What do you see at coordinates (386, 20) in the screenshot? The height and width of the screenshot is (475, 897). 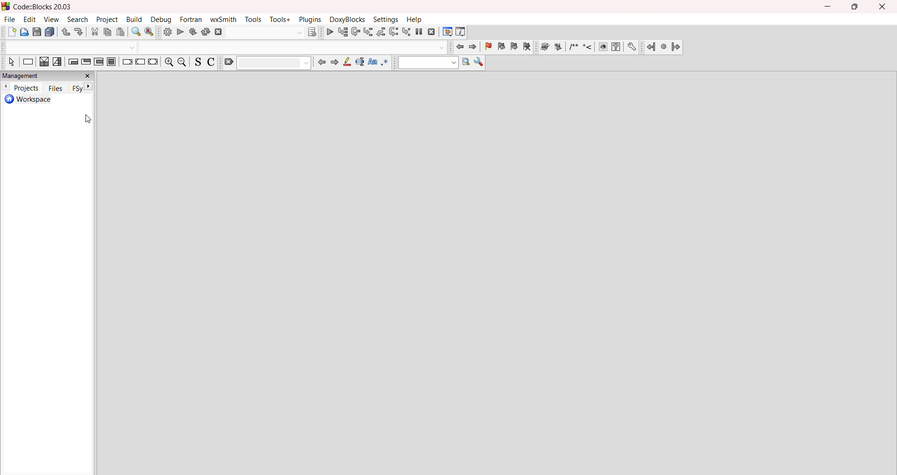 I see `settings` at bounding box center [386, 20].